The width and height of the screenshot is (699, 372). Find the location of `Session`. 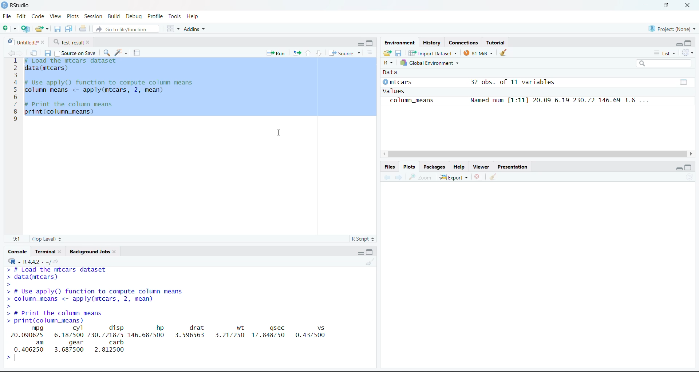

Session is located at coordinates (93, 16).